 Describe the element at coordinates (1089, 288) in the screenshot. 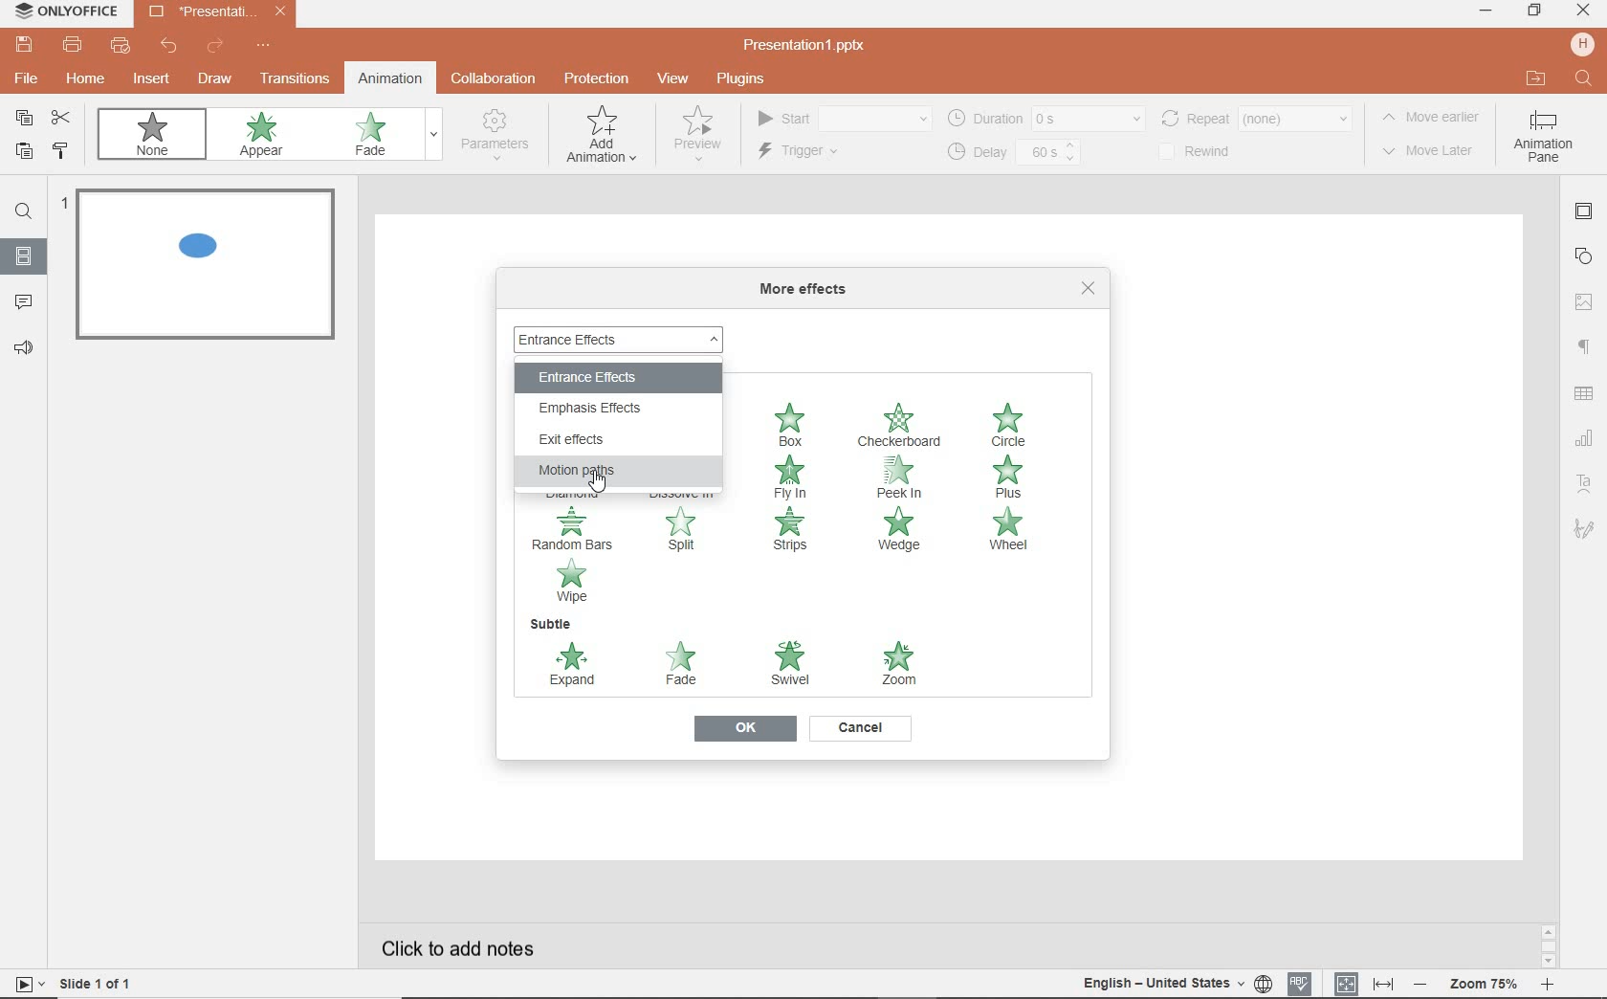

I see `CLOSE` at that location.